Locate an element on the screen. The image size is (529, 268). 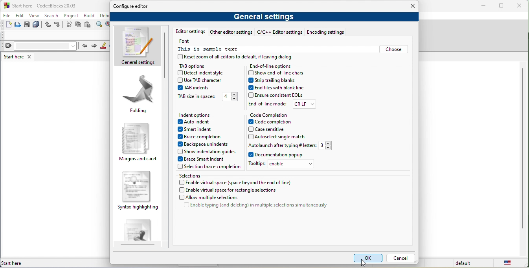
clear is located at coordinates (40, 47).